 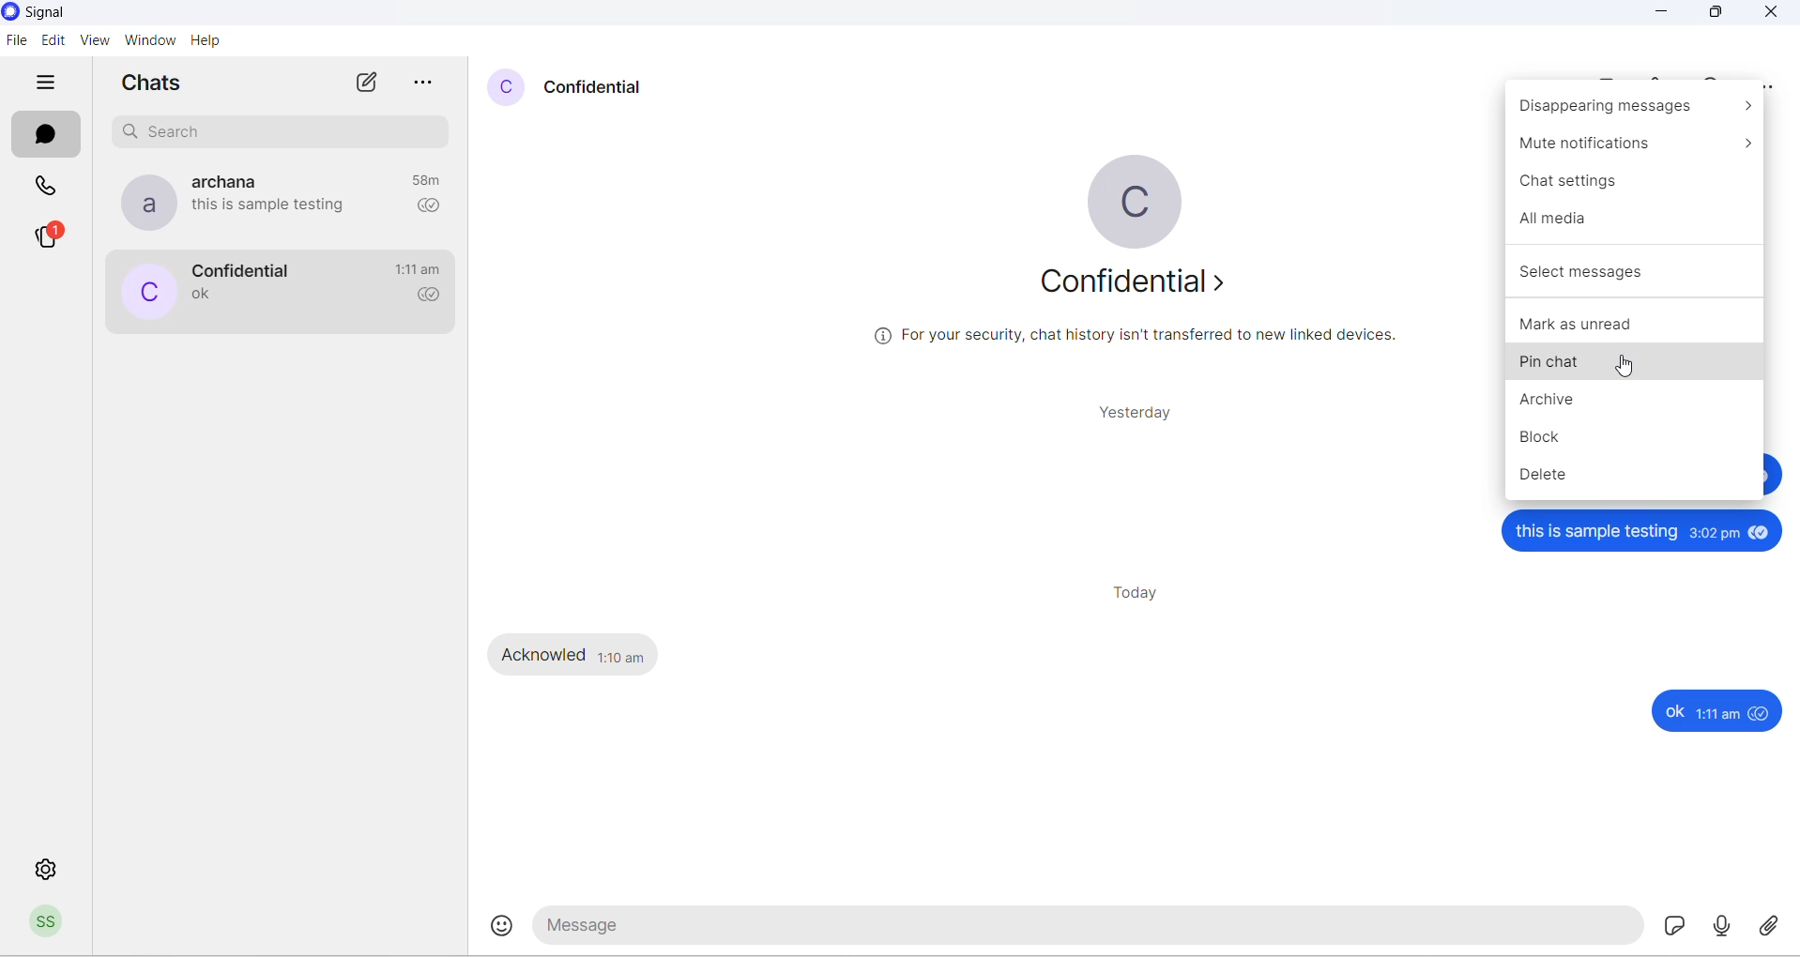 I want to click on messages, so click(x=44, y=135).